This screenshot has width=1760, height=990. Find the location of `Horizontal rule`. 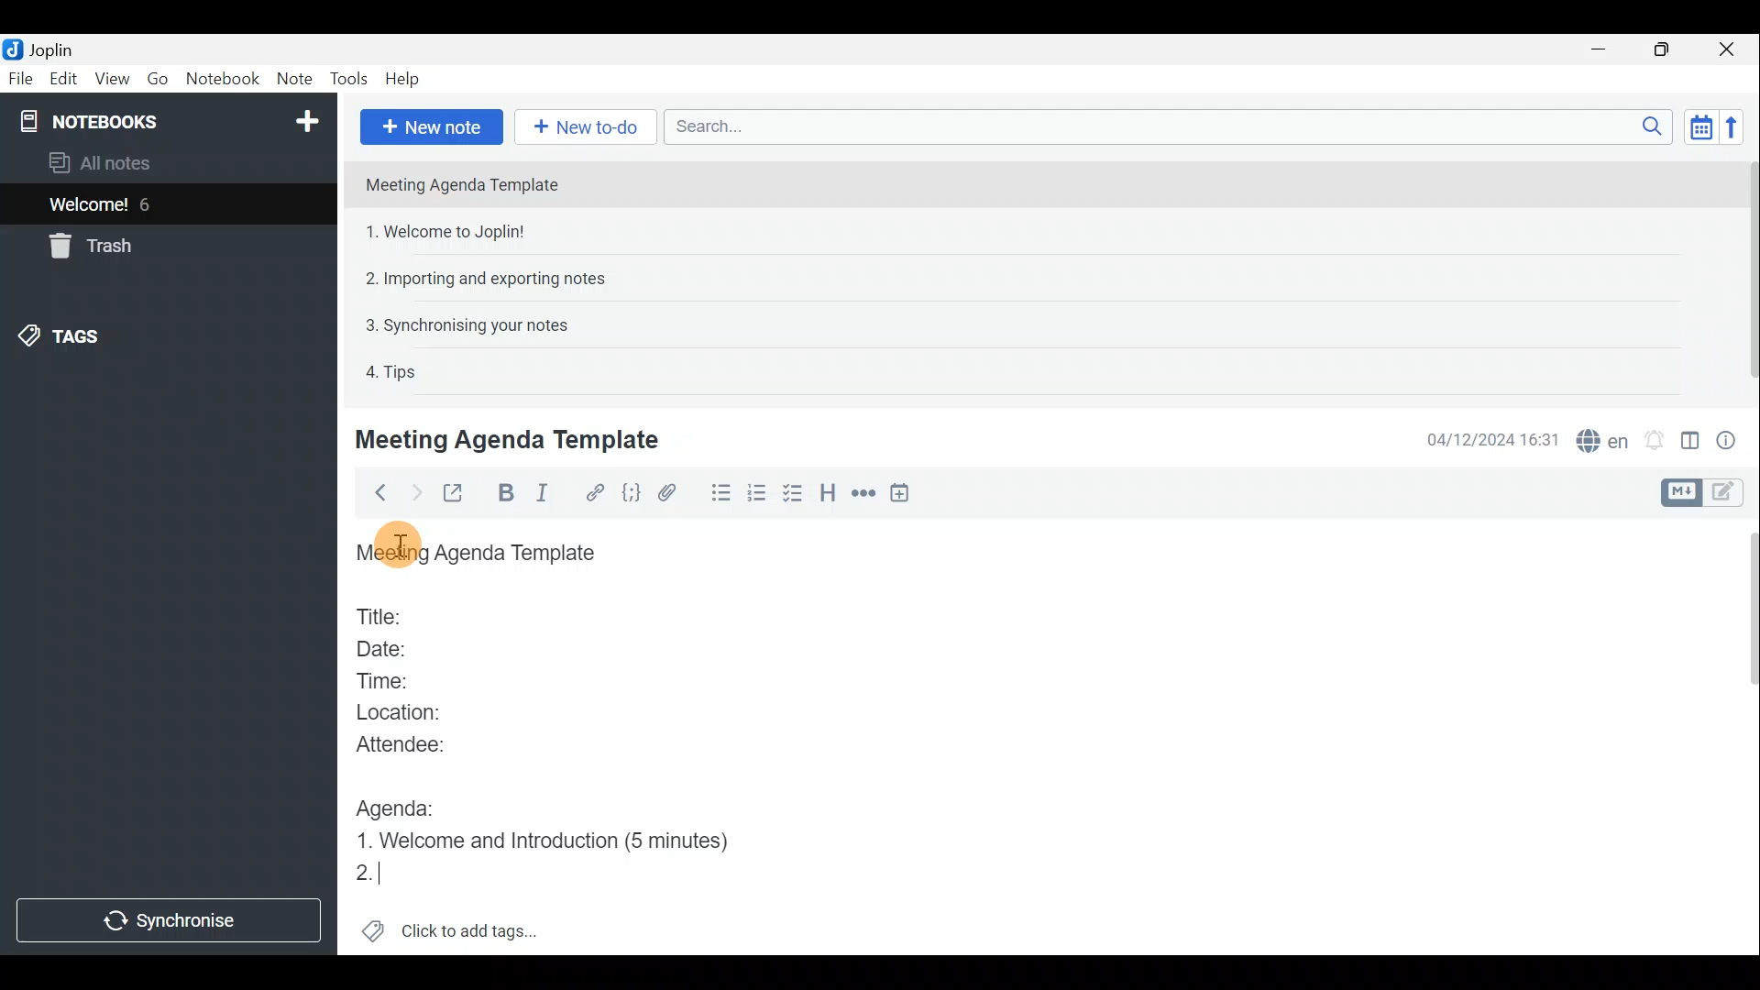

Horizontal rule is located at coordinates (865, 496).